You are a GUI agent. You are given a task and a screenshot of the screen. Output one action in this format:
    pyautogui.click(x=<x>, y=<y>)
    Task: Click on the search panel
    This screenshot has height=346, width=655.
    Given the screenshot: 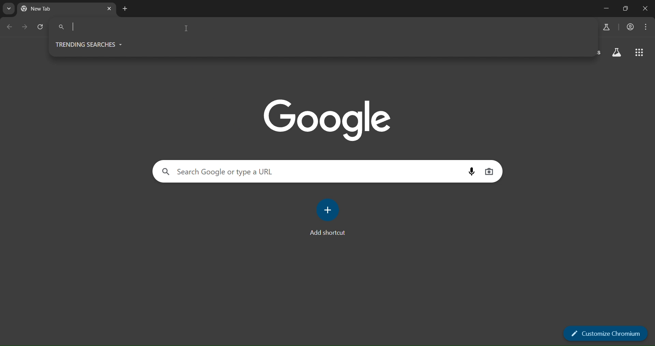 What is the action you would take?
    pyautogui.click(x=113, y=26)
    